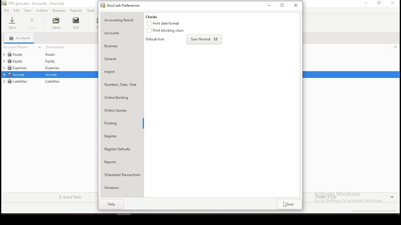 The height and width of the screenshot is (225, 401). What do you see at coordinates (12, 23) in the screenshot?
I see `save` at bounding box center [12, 23].